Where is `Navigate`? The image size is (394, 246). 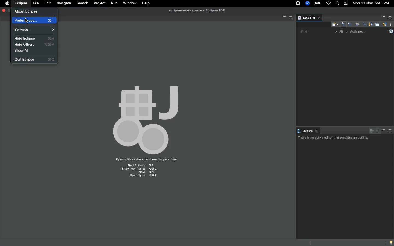 Navigate is located at coordinates (63, 3).